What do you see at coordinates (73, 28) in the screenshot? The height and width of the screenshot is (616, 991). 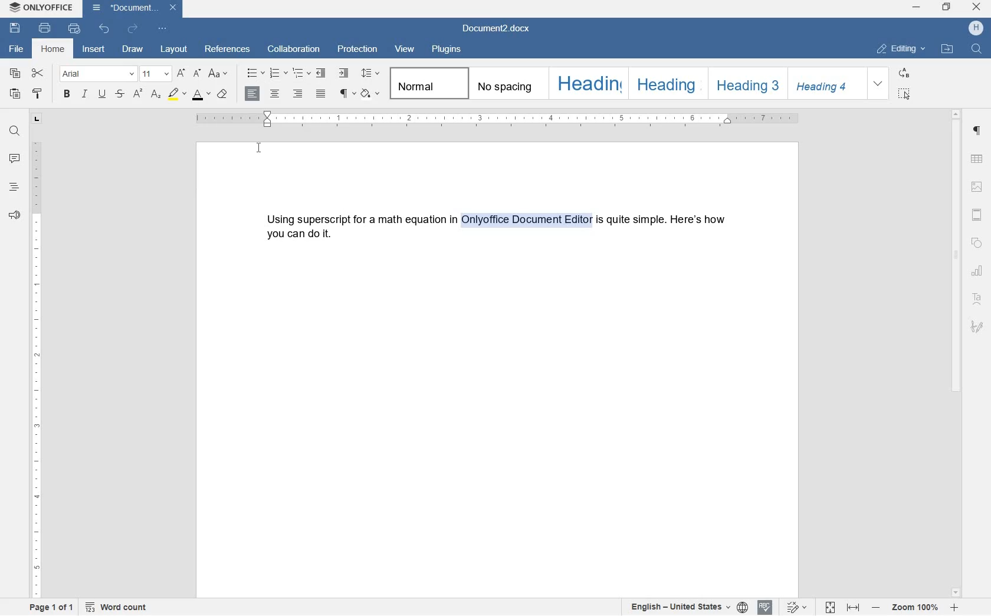 I see `quick print` at bounding box center [73, 28].